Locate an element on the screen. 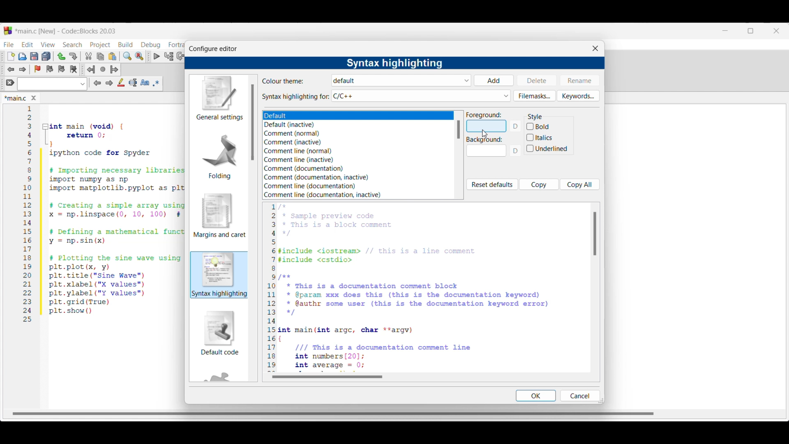 This screenshot has width=789, height=444. Theme options is located at coordinates (402, 81).